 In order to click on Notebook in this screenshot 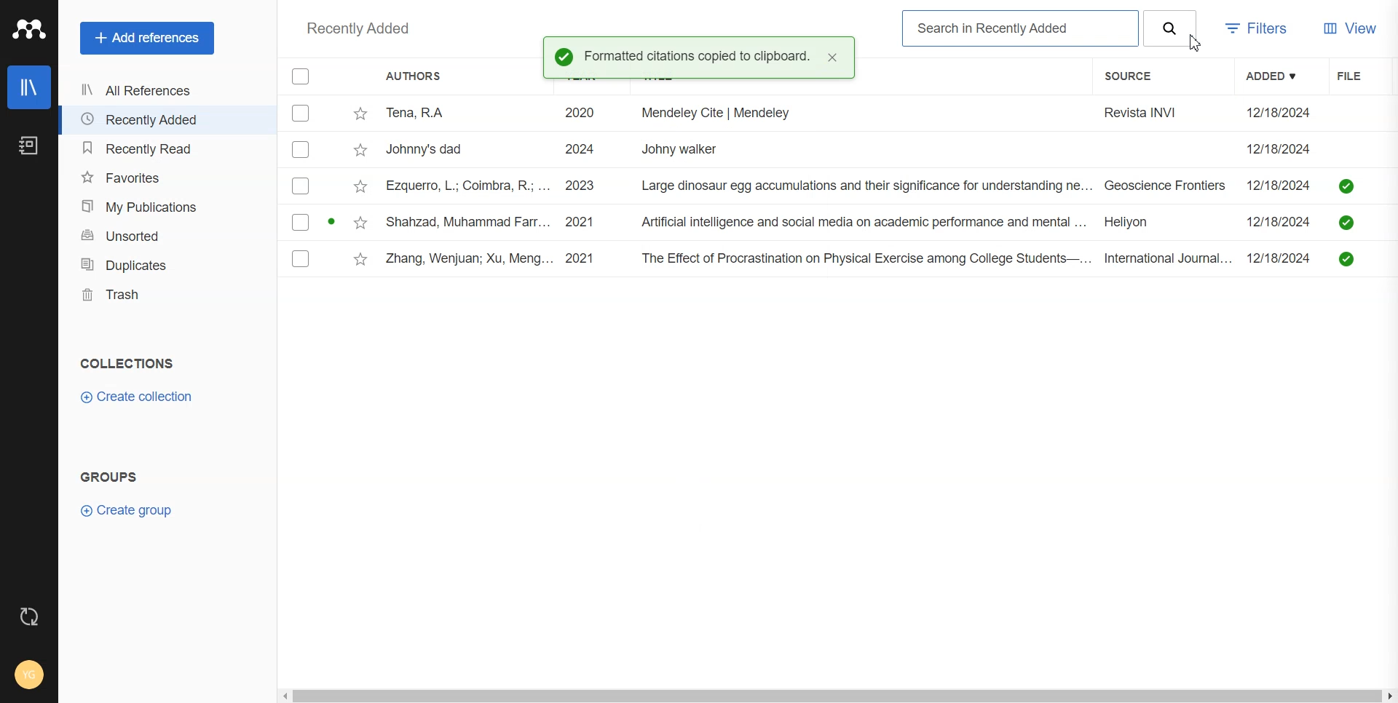, I will do `click(29, 145)`.